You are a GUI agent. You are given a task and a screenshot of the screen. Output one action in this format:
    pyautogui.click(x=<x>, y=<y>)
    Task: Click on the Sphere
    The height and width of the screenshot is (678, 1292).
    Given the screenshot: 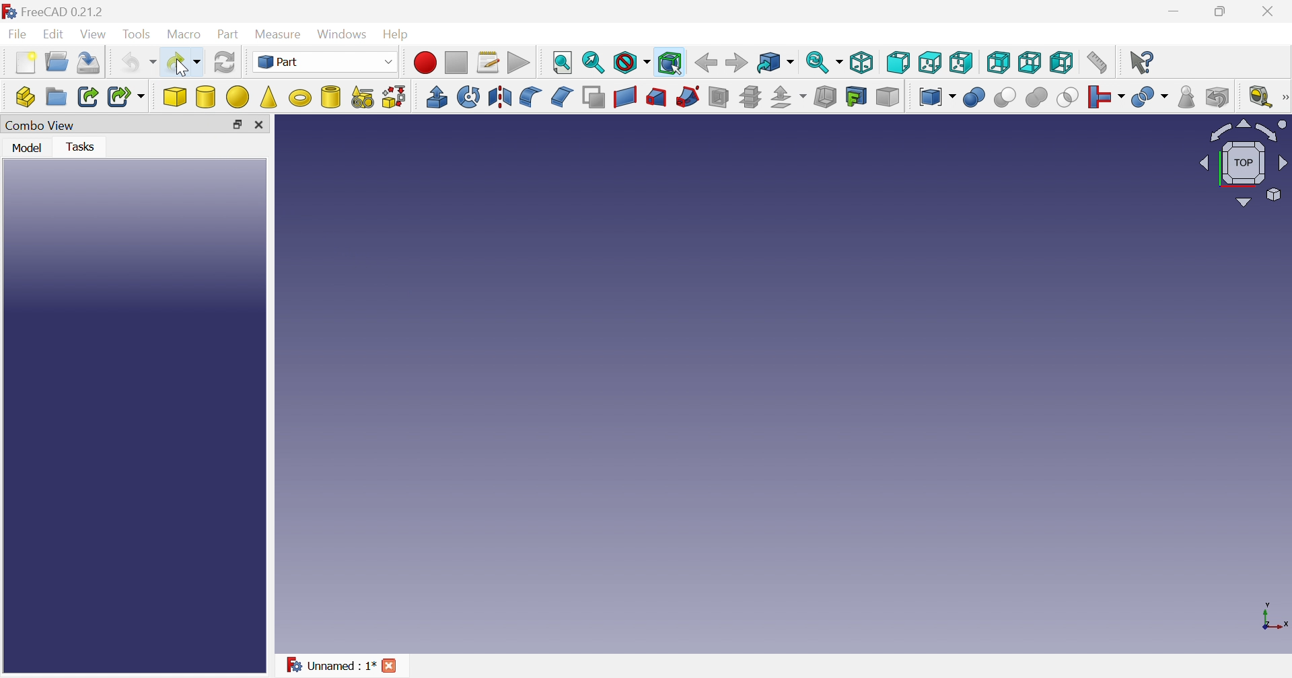 What is the action you would take?
    pyautogui.click(x=237, y=98)
    